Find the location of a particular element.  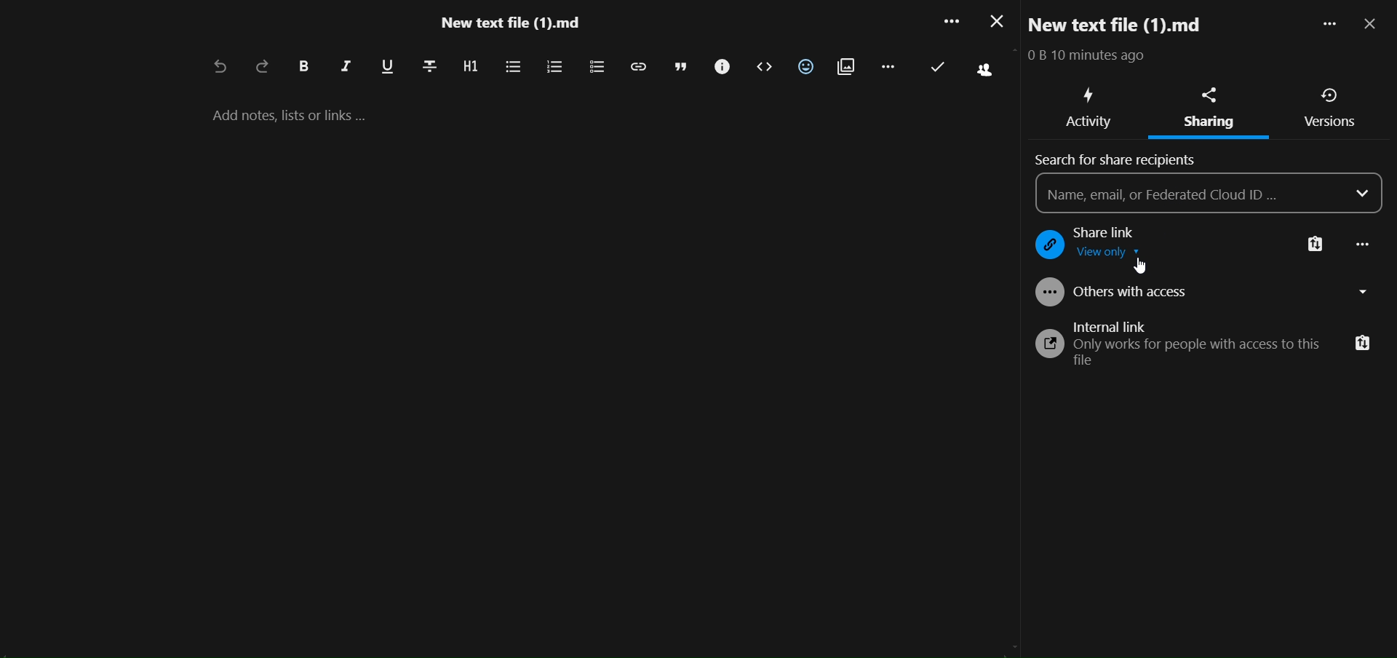

view only is located at coordinates (1117, 255).